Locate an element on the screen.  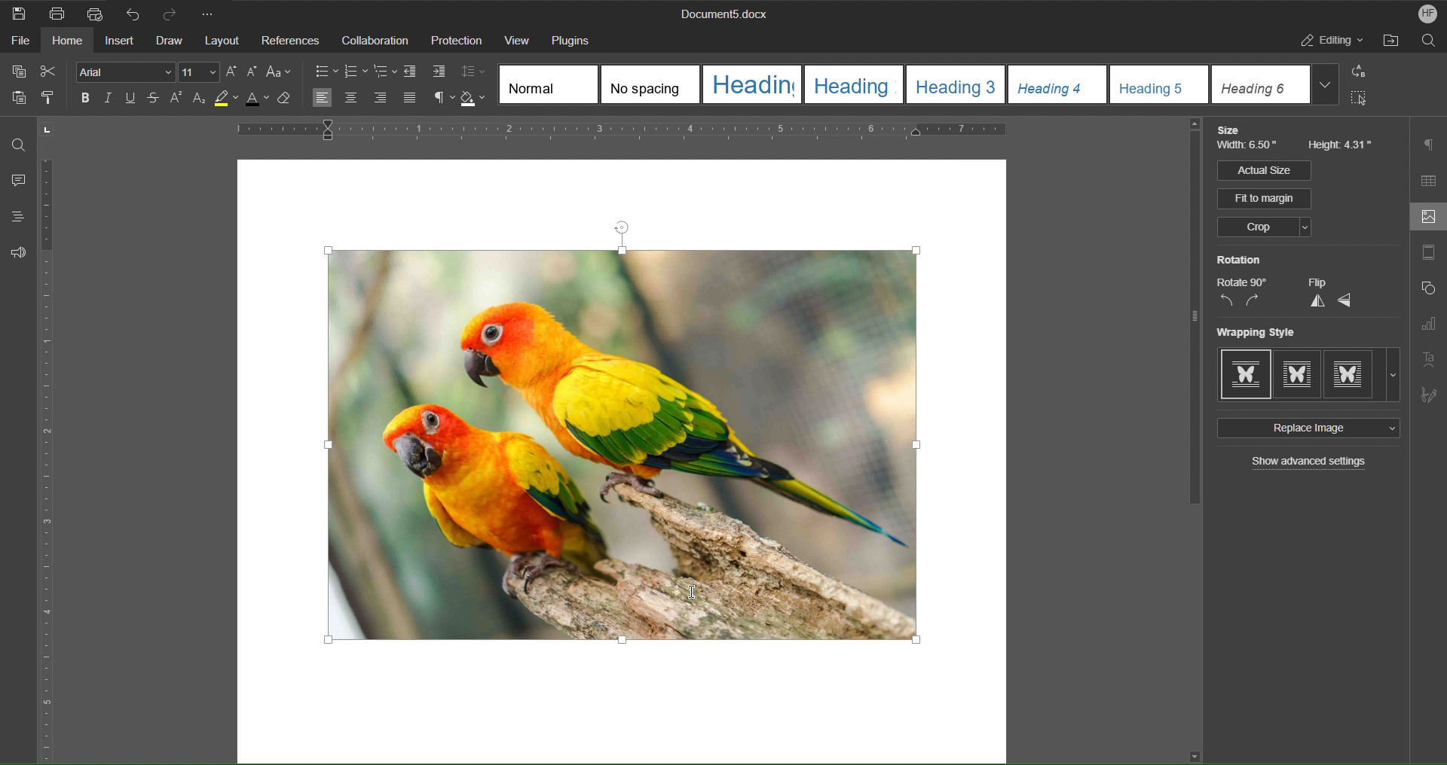
Increase Size is located at coordinates (234, 72).